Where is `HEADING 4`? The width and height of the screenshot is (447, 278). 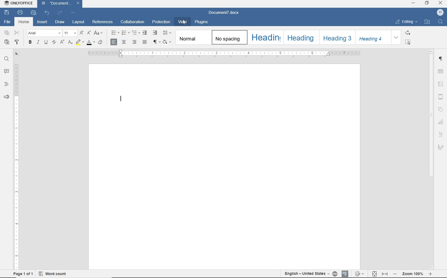
HEADING 4 is located at coordinates (265, 38).